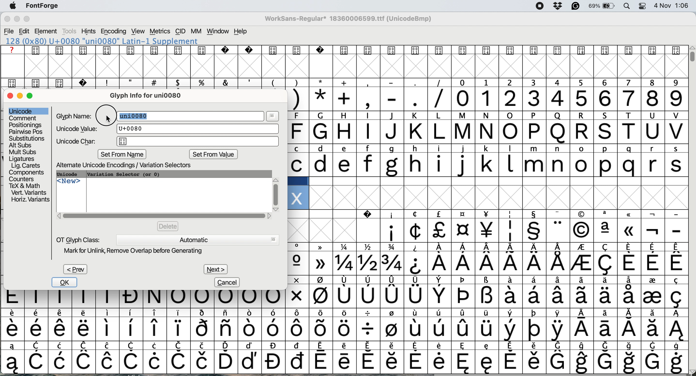 This screenshot has width=696, height=376. I want to click on variation selector, so click(124, 174).